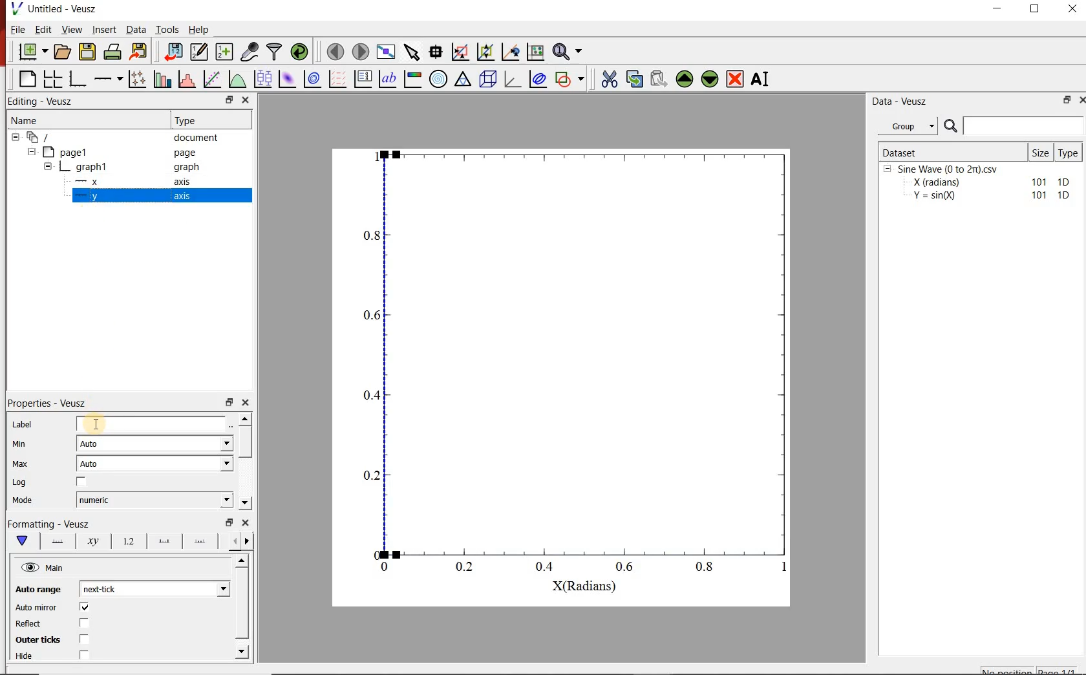 This screenshot has height=675, width=1086. Describe the element at coordinates (63, 52) in the screenshot. I see `open document` at that location.